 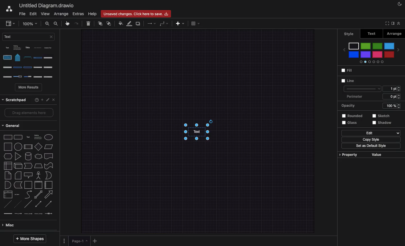 I want to click on Ad, so click(x=181, y=23).